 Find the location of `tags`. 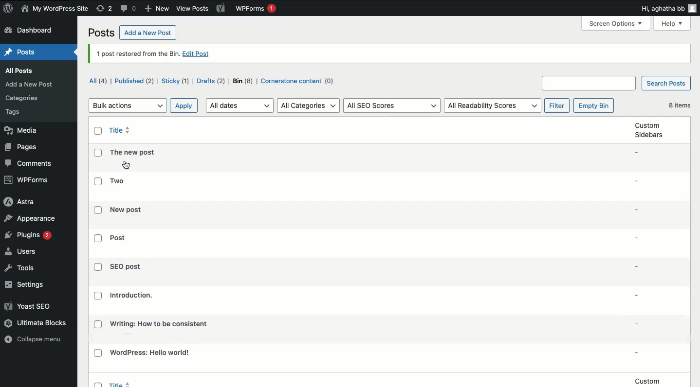

tags is located at coordinates (16, 112).